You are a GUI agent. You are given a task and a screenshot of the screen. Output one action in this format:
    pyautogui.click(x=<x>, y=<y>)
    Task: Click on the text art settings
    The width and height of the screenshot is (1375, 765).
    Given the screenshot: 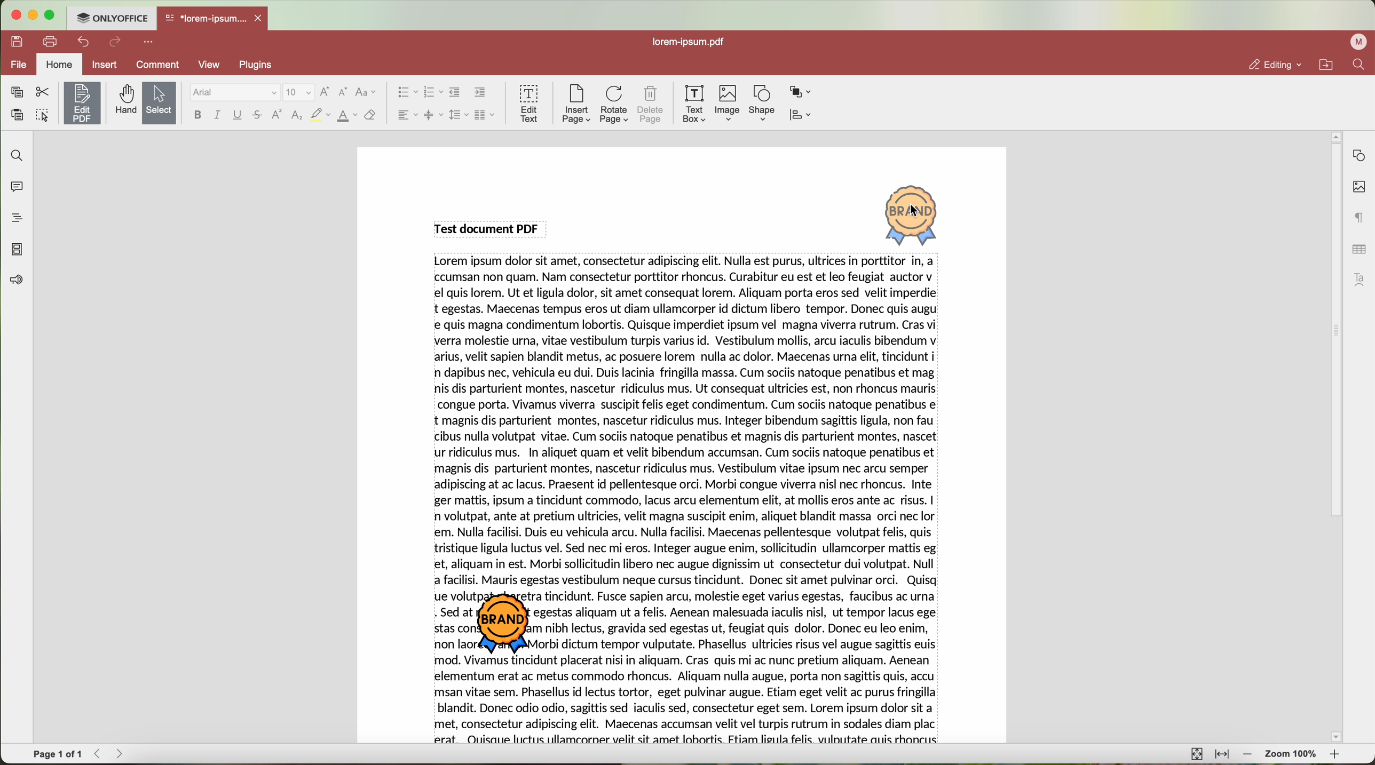 What is the action you would take?
    pyautogui.click(x=1362, y=280)
    